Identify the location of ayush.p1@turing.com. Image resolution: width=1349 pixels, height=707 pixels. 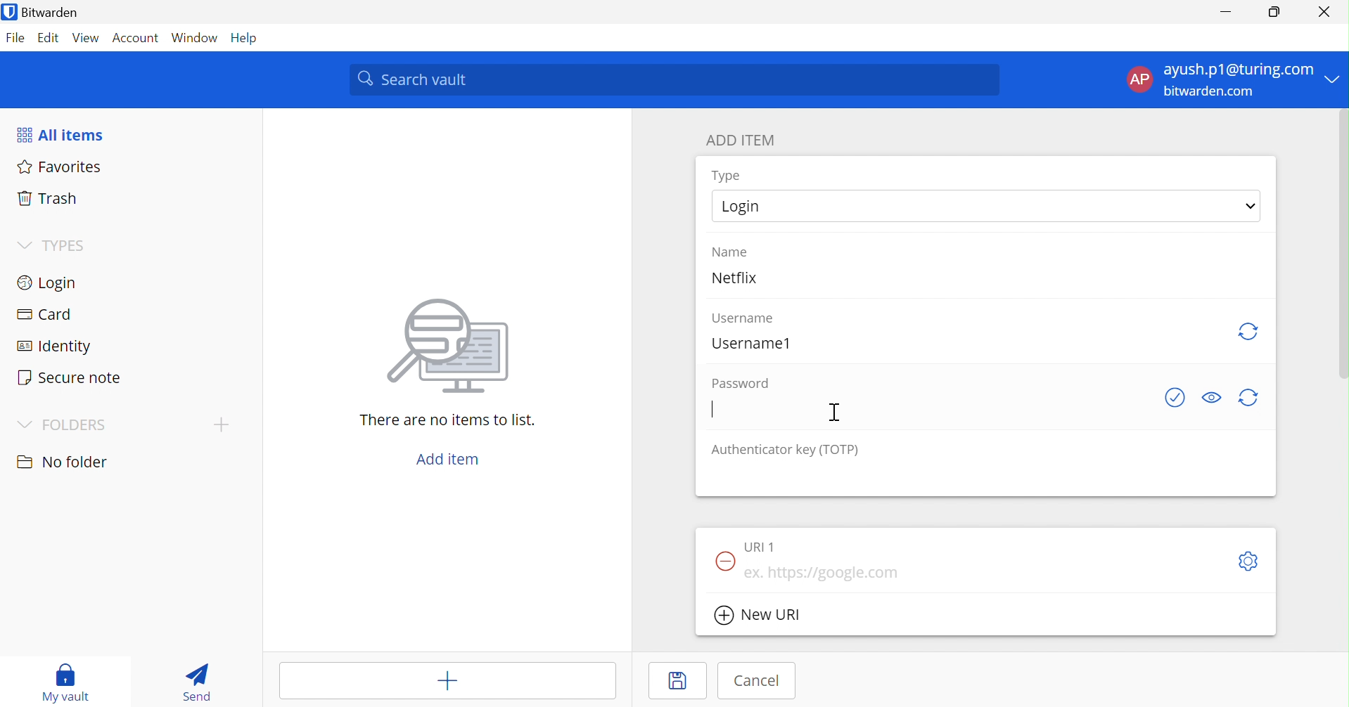
(1238, 67).